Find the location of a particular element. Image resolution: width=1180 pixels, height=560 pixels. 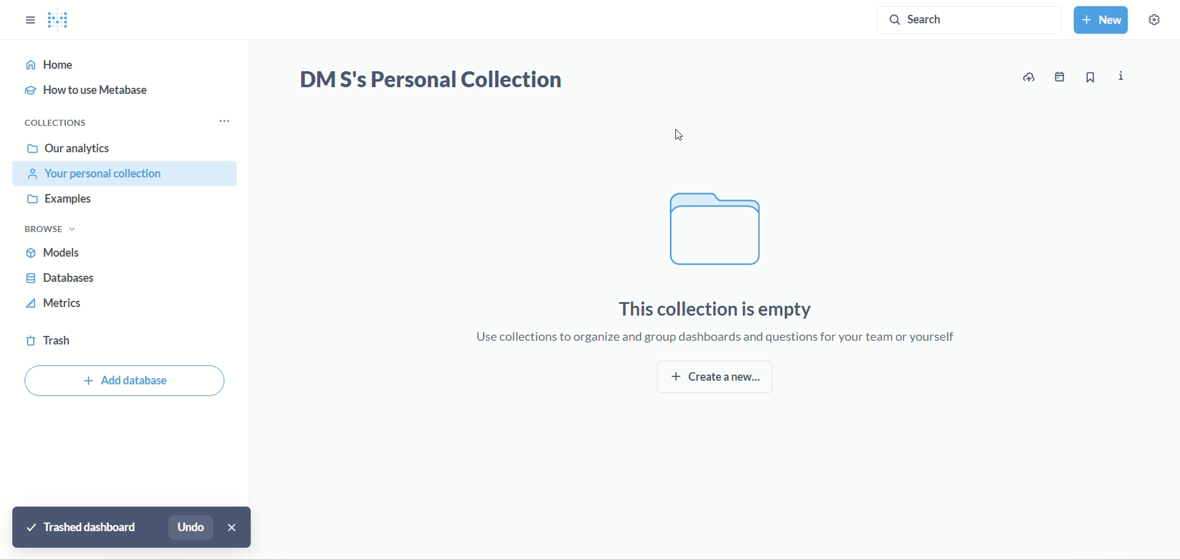

add database is located at coordinates (127, 383).